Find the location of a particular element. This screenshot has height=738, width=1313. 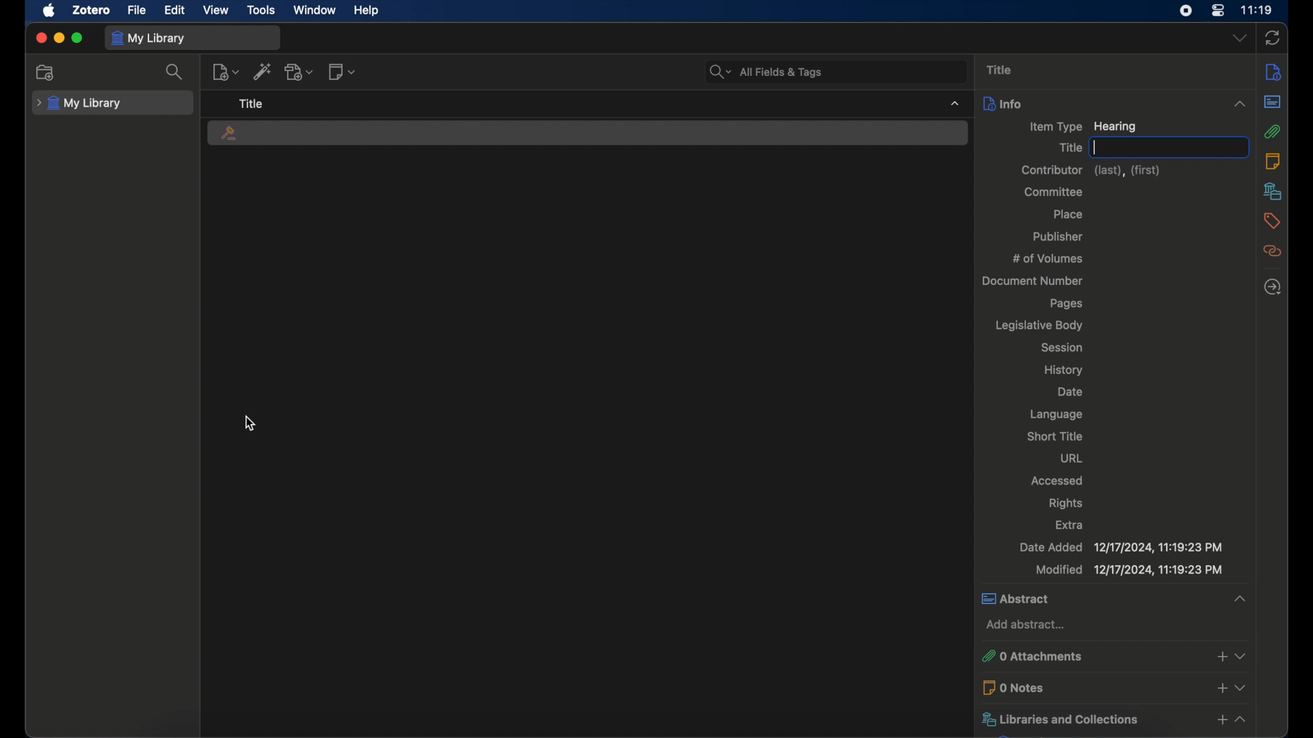

dropdown is located at coordinates (1240, 38).